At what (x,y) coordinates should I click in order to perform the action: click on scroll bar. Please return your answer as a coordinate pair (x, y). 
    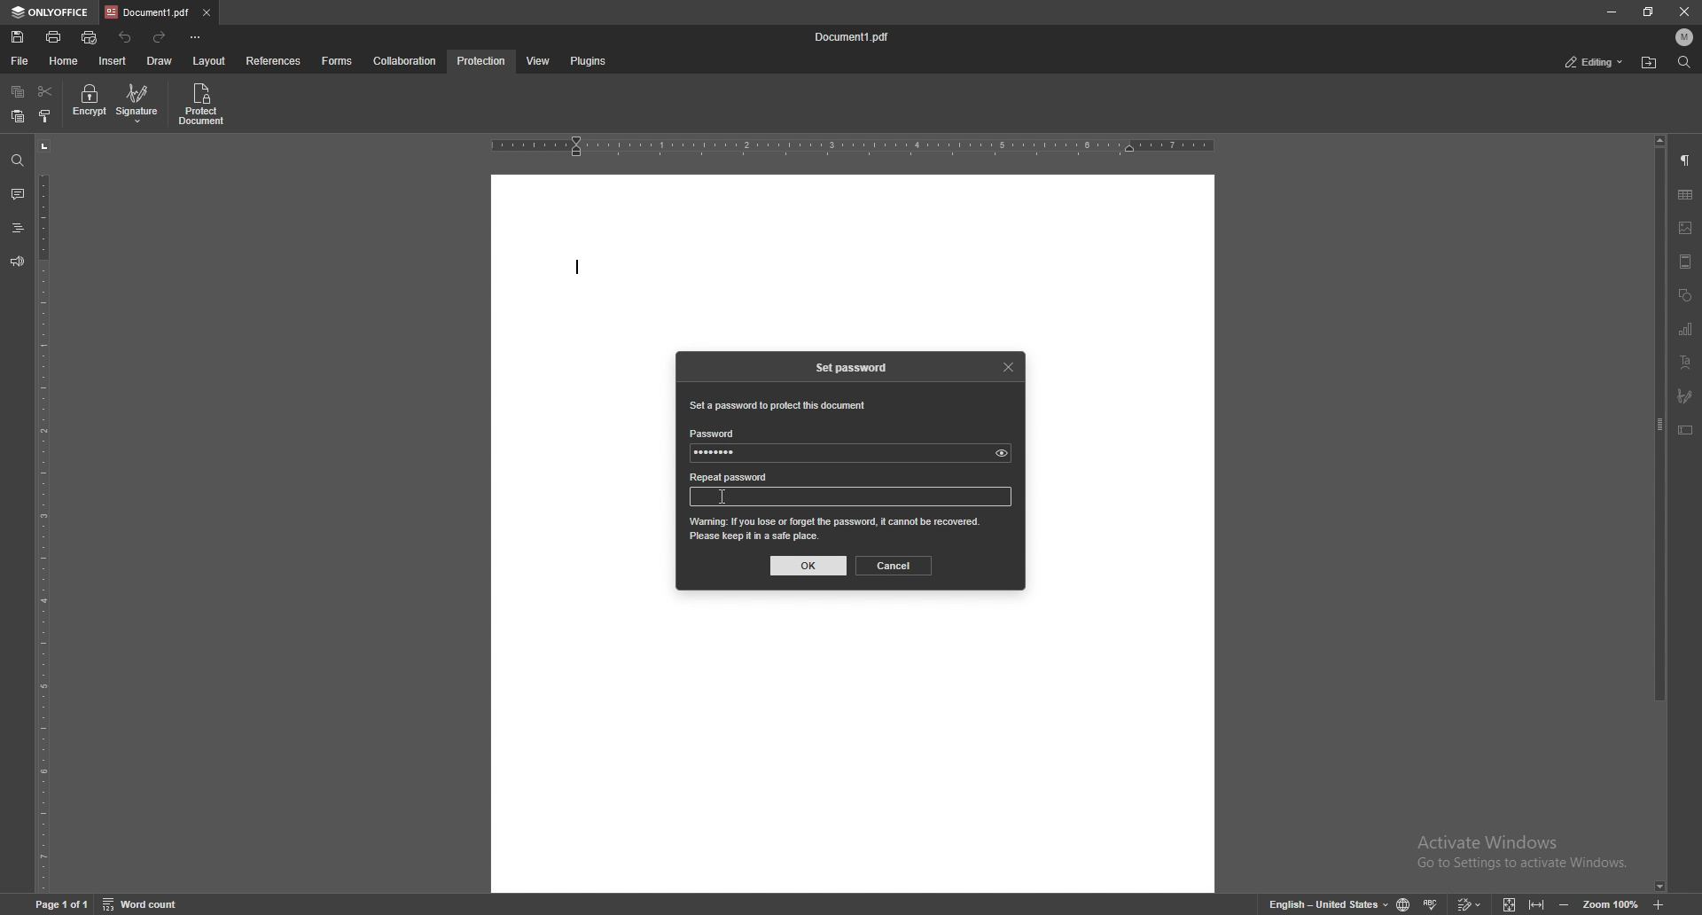
    Looking at the image, I should click on (1658, 513).